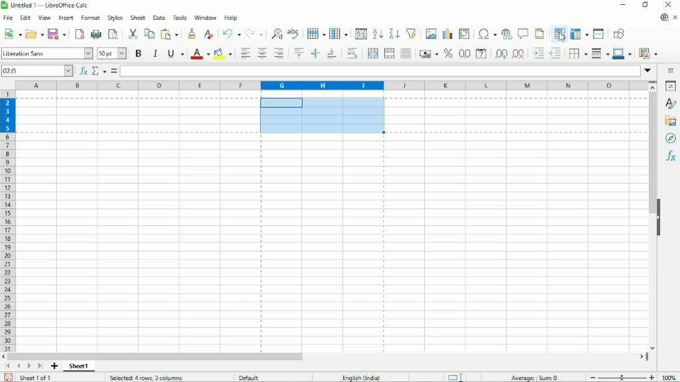 Image resolution: width=680 pixels, height=382 pixels. I want to click on New, so click(12, 35).